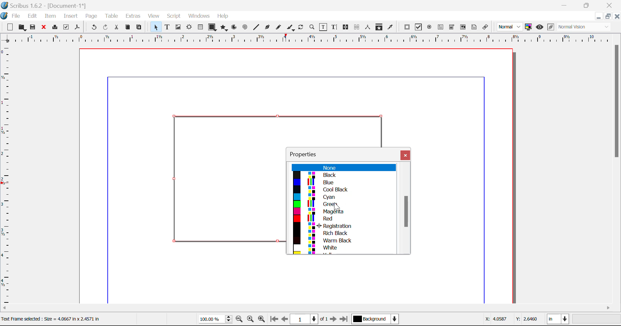 This screenshot has height=326, width=621. Describe the element at coordinates (274, 320) in the screenshot. I see `First Page` at that location.